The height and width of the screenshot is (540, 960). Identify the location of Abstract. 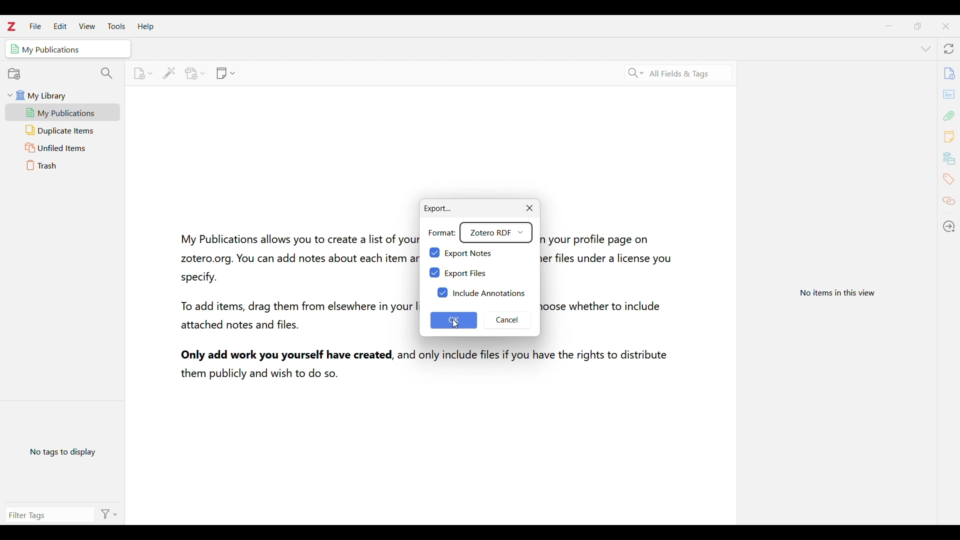
(949, 94).